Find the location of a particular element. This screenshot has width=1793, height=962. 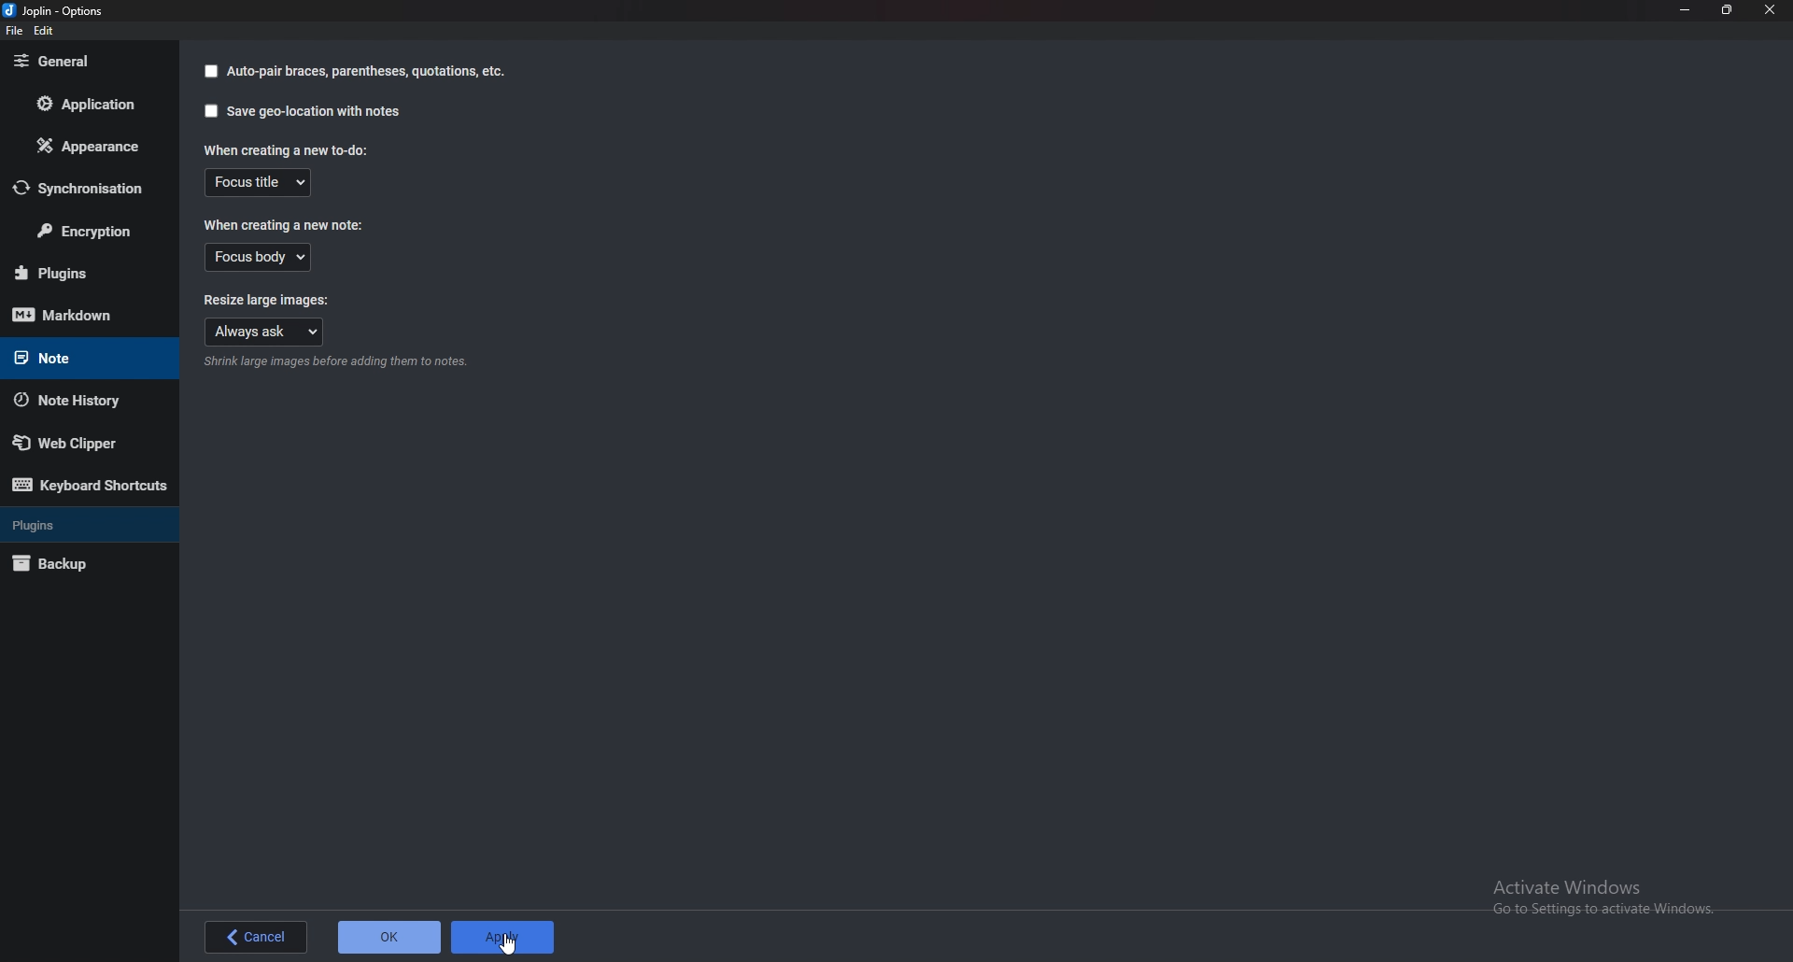

Save geo locations with notes is located at coordinates (314, 112).